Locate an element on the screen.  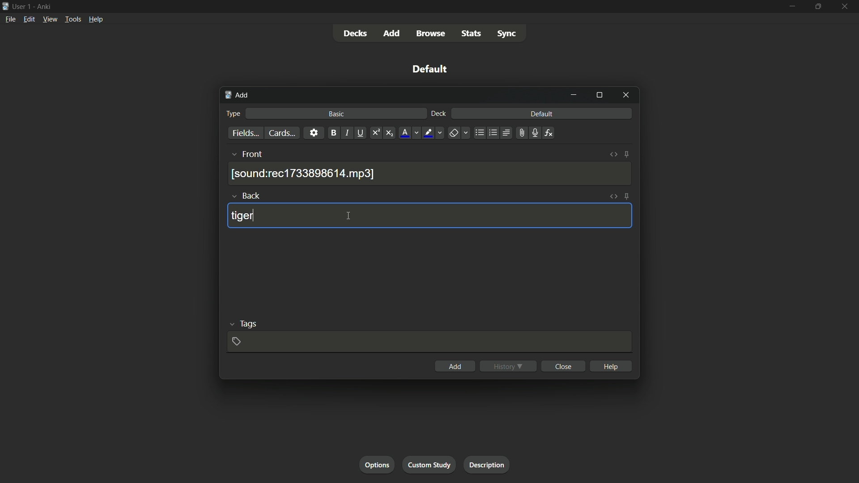
help is located at coordinates (611, 365).